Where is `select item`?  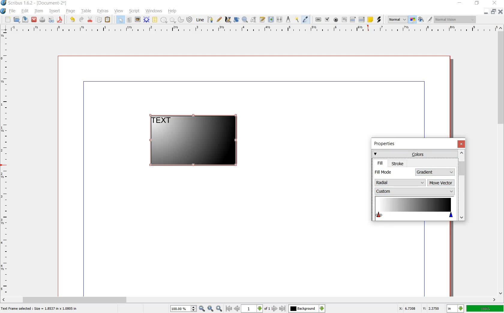 select item is located at coordinates (120, 19).